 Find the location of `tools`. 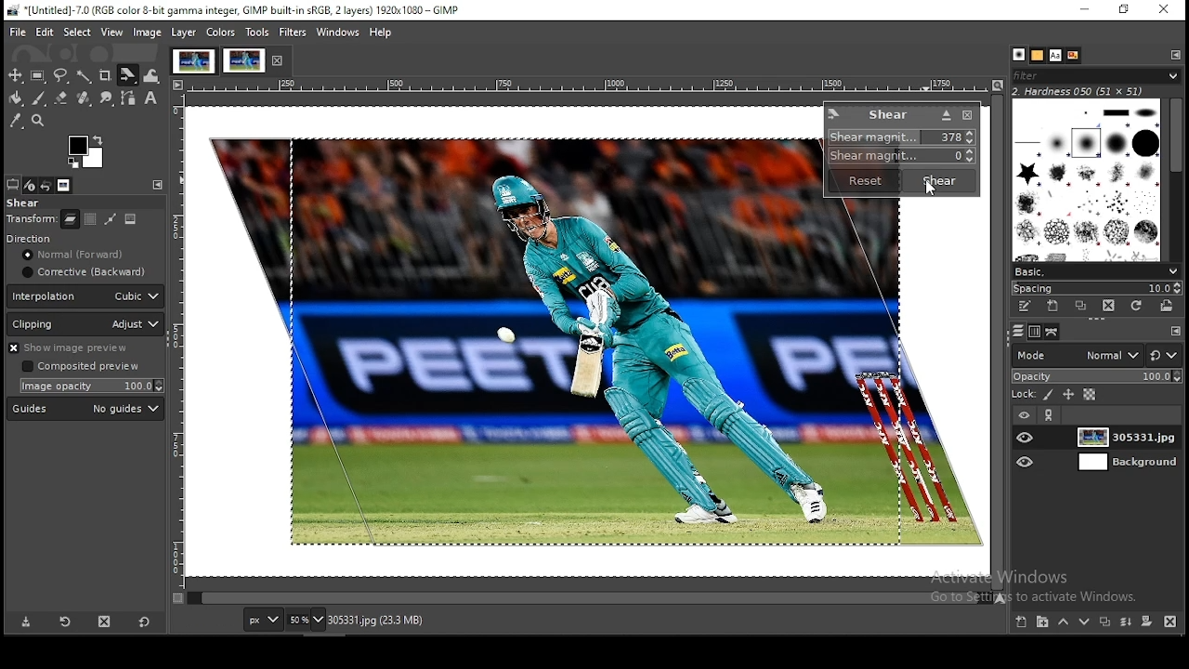

tools is located at coordinates (257, 33).